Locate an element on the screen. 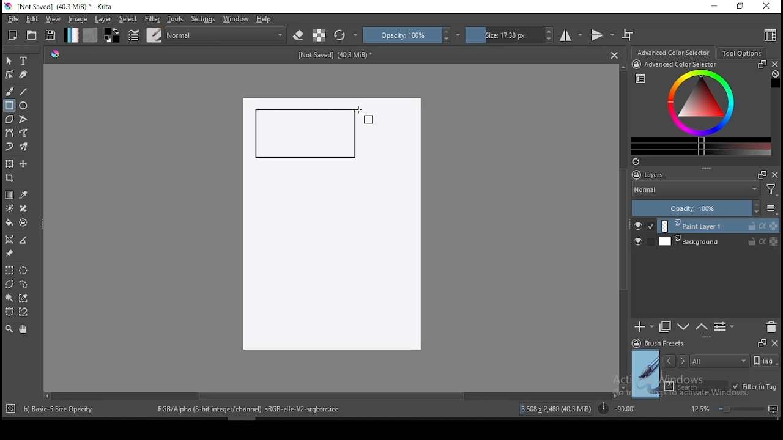 Image resolution: width=783 pixels, height=440 pixels. transform a layer or a selection is located at coordinates (9, 163).